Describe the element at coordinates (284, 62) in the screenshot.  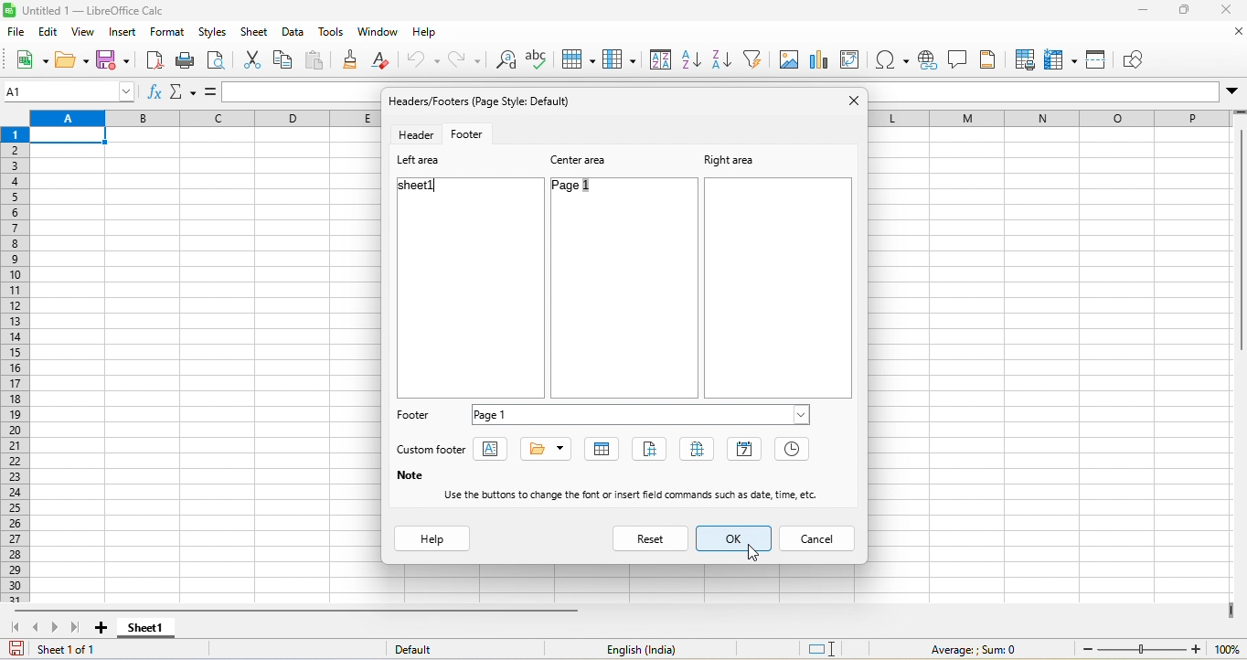
I see `copy` at that location.